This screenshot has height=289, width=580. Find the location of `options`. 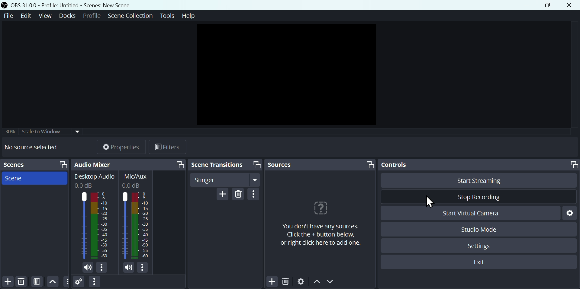

options is located at coordinates (94, 282).